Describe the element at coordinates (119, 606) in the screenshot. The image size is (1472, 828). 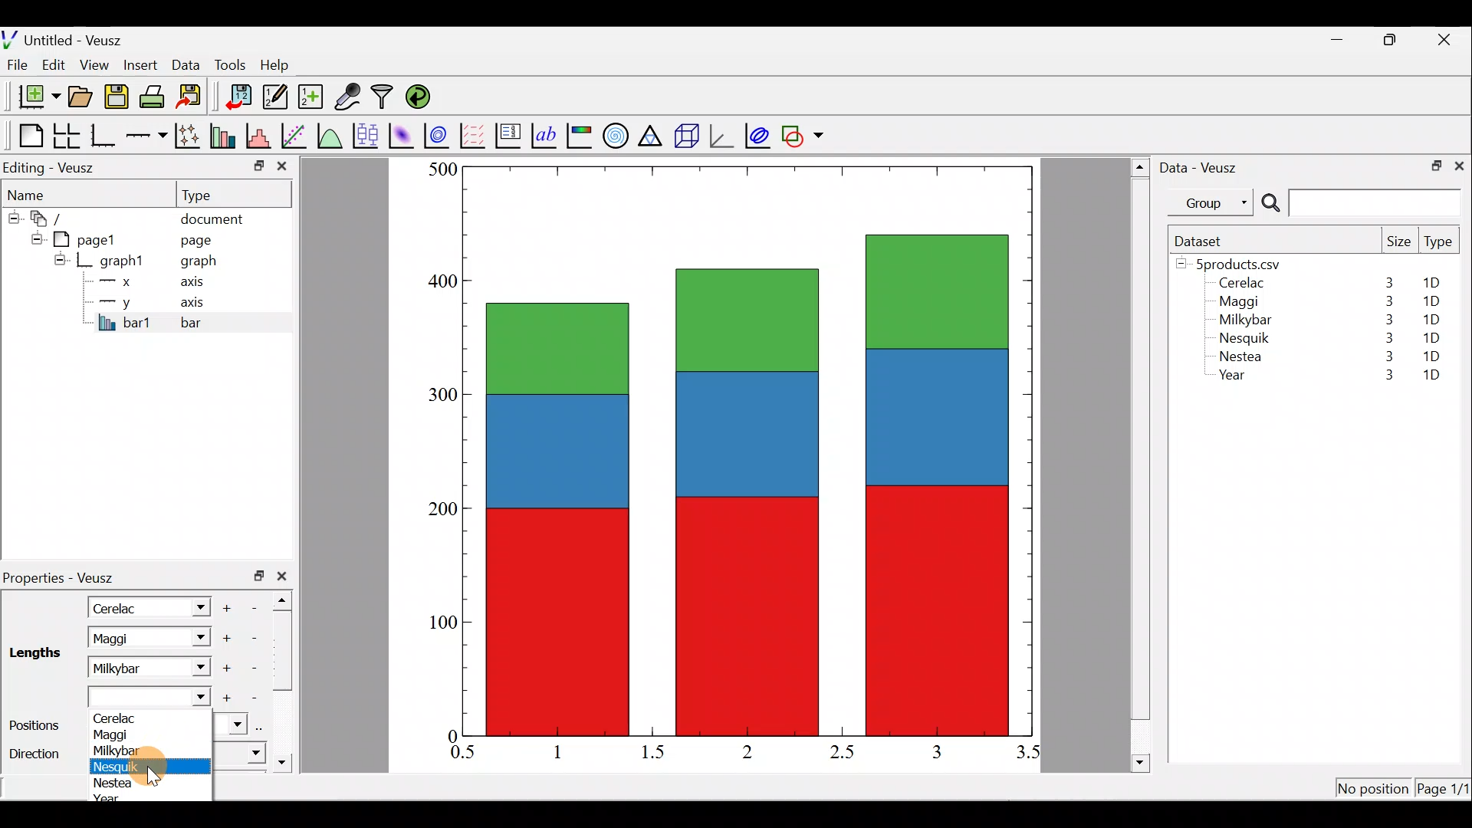
I see `Cerelac` at that location.